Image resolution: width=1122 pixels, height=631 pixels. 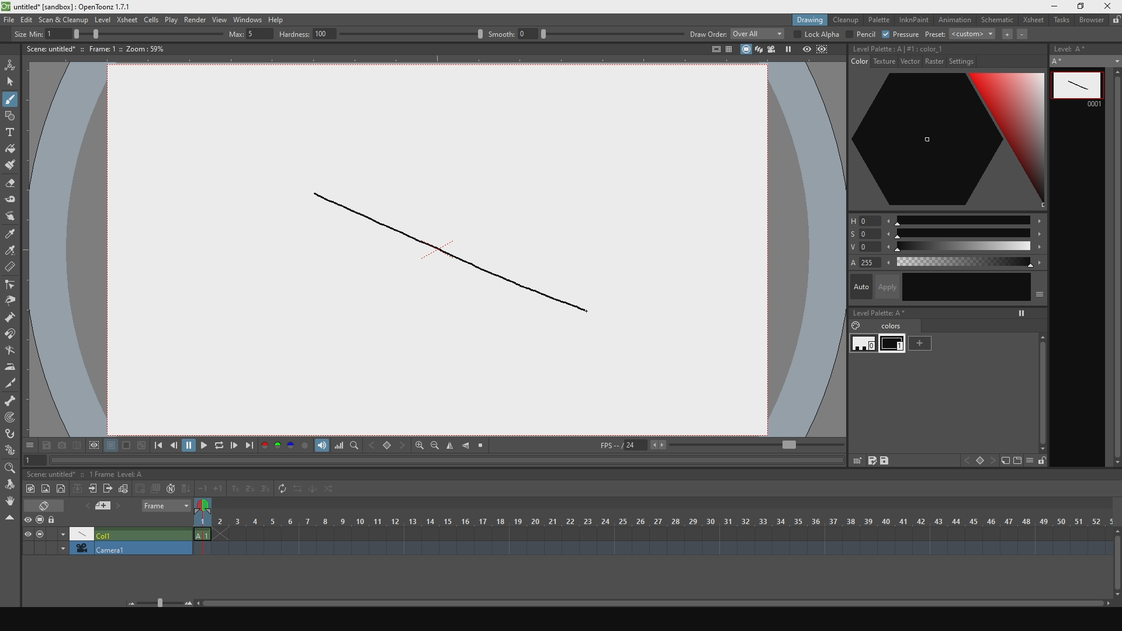 I want to click on lock alpha, so click(x=816, y=34).